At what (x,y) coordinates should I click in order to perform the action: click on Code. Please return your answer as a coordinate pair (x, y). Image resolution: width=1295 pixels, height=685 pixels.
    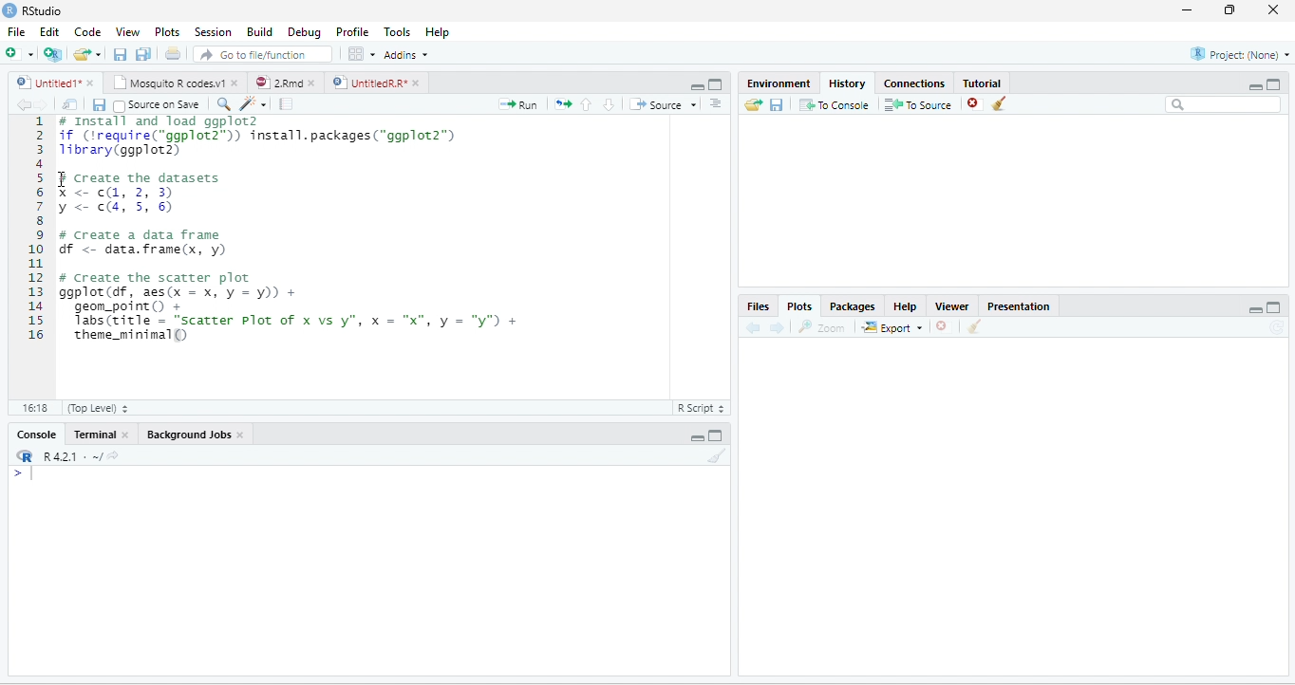
    Looking at the image, I should click on (86, 31).